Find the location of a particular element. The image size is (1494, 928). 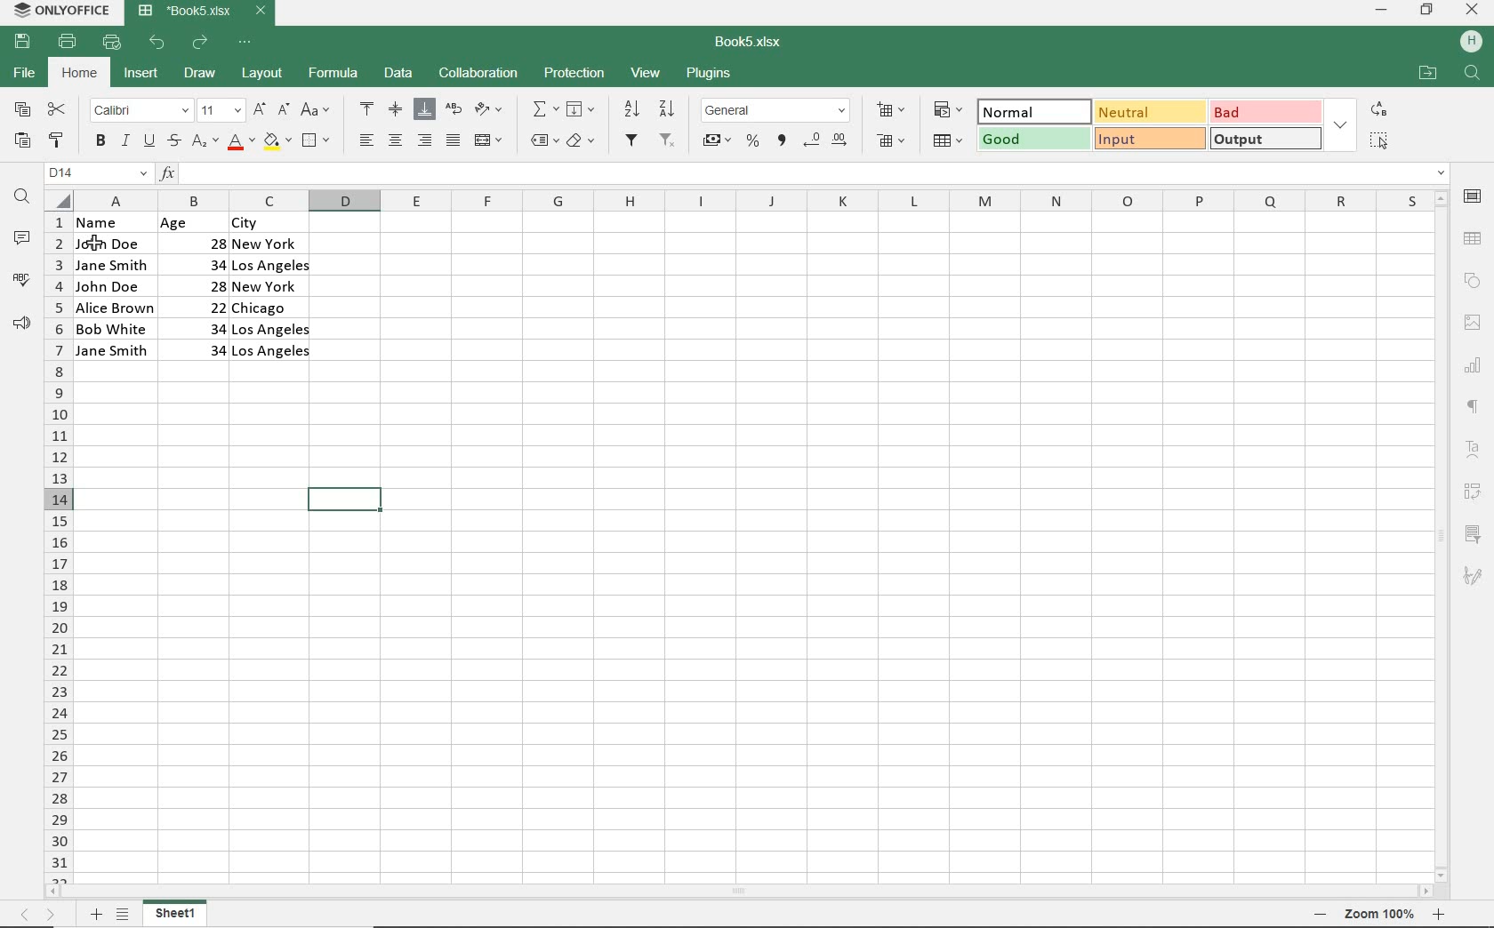

FONT COLOR is located at coordinates (241, 142).